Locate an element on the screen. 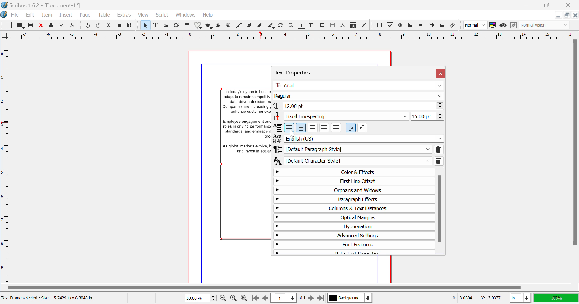  File is located at coordinates (14, 15).